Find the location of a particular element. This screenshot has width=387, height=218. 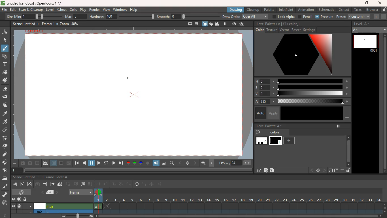

refresh is located at coordinates (105, 163).